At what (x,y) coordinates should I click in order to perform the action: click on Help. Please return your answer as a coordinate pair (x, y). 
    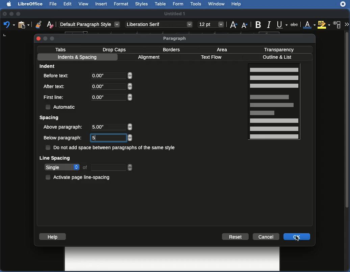
    Looking at the image, I should click on (236, 4).